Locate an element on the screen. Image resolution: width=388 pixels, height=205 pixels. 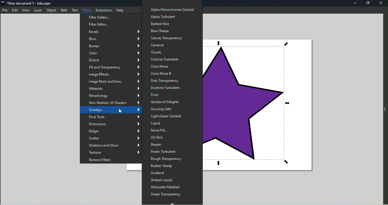
minimize is located at coordinates (355, 3).